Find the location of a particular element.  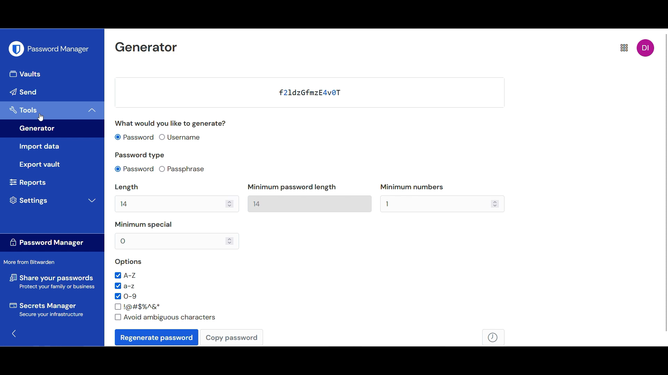

Avoid ambiguous characters is located at coordinates (165, 317).